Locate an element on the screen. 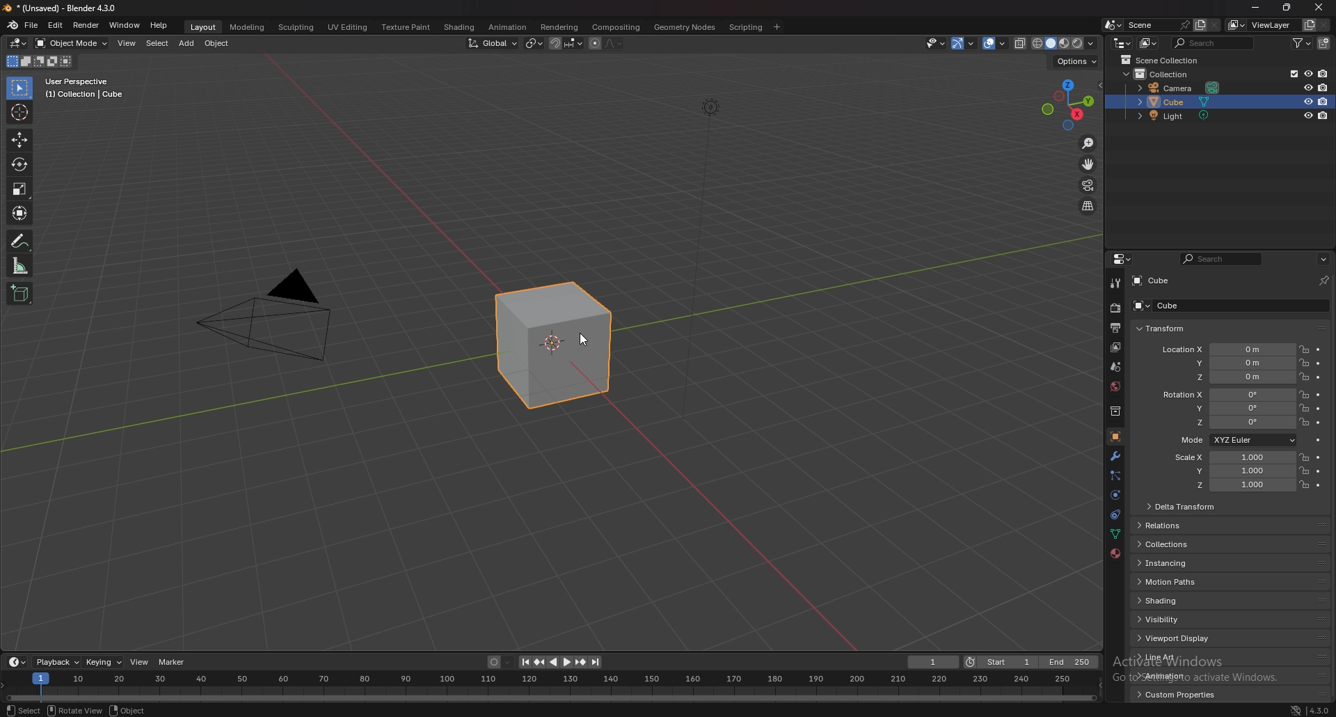  sculpting is located at coordinates (299, 27).